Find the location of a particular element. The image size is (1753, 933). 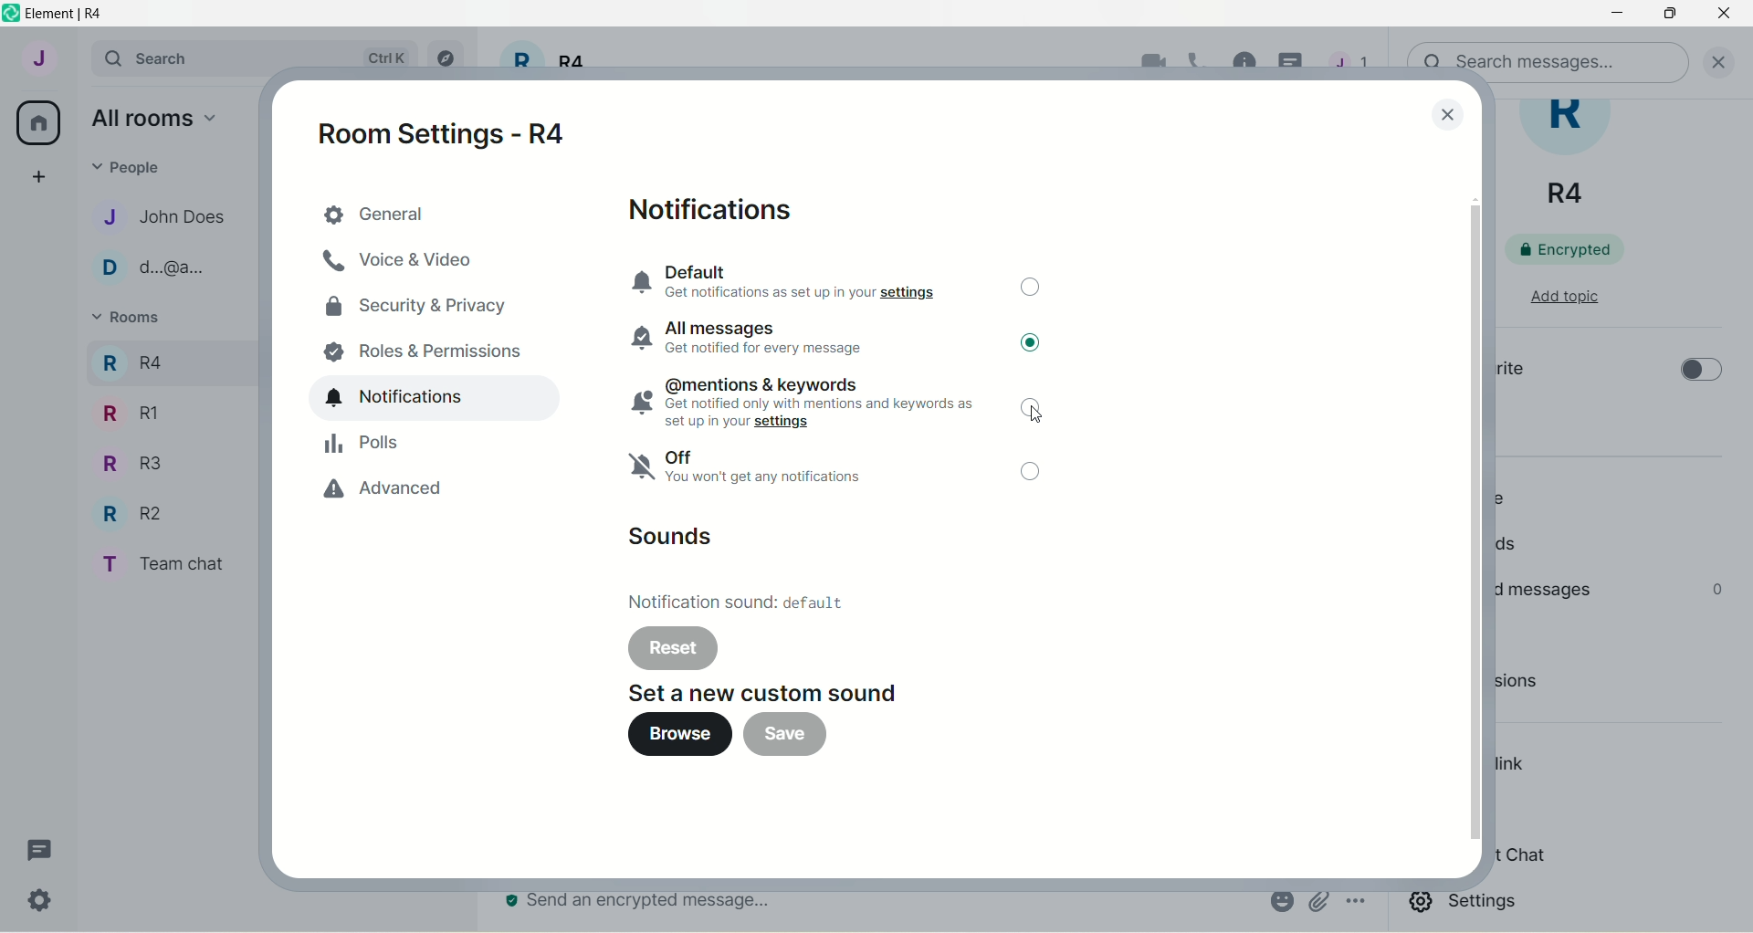

video call is located at coordinates (1149, 63).